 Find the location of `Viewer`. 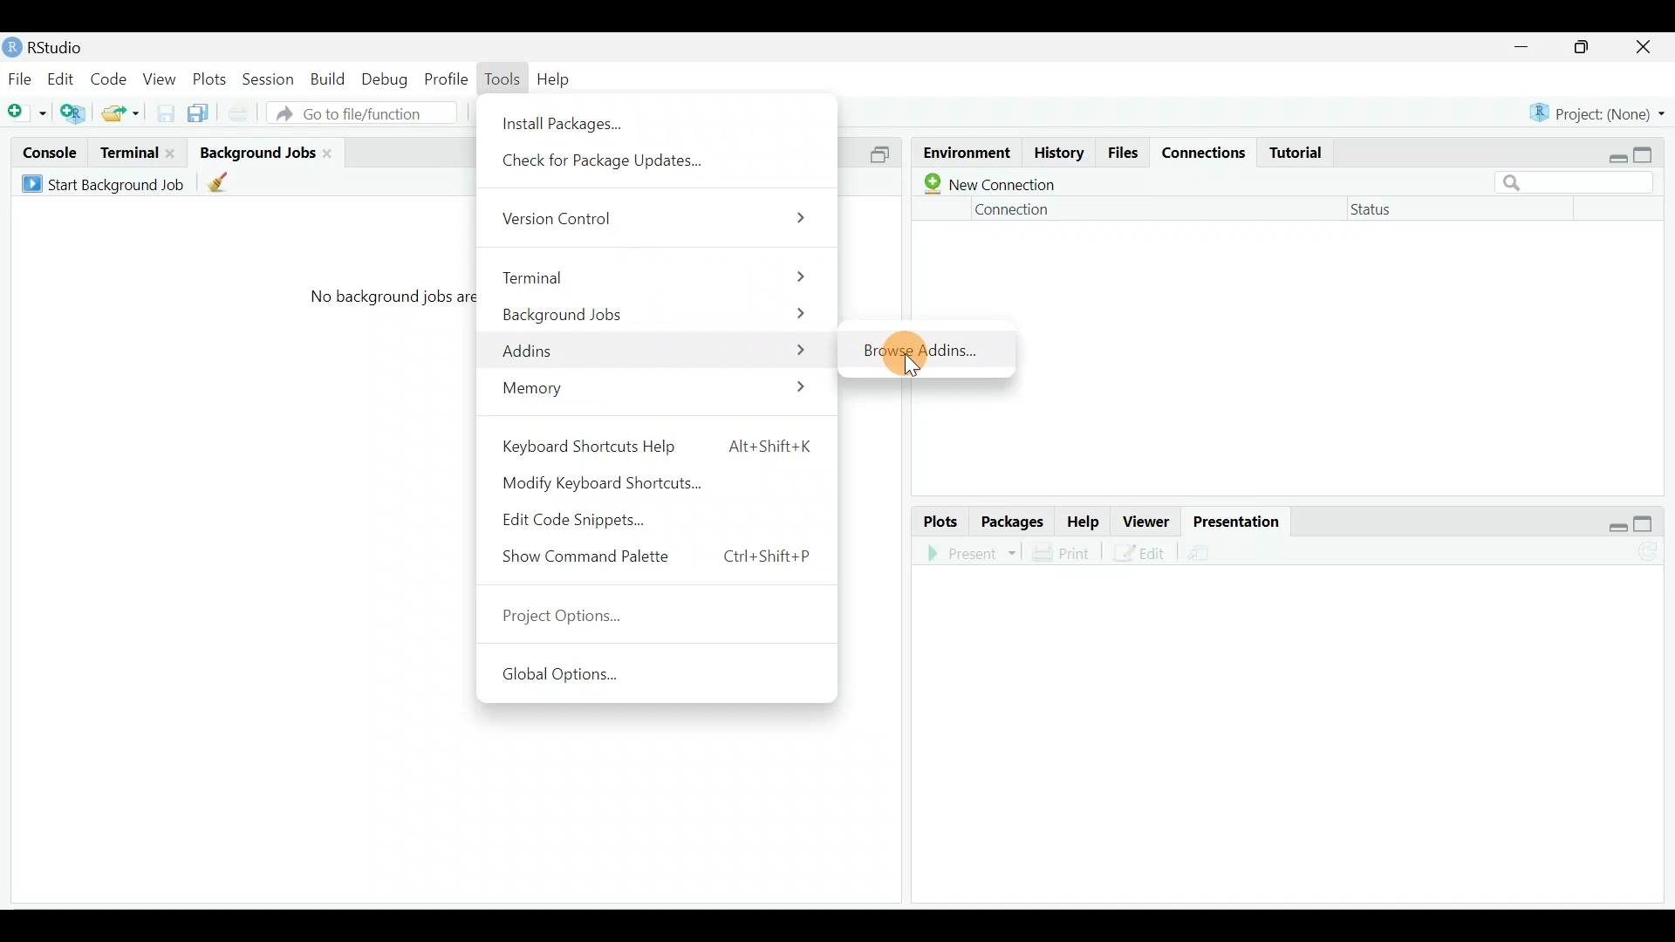

Viewer is located at coordinates (1142, 516).